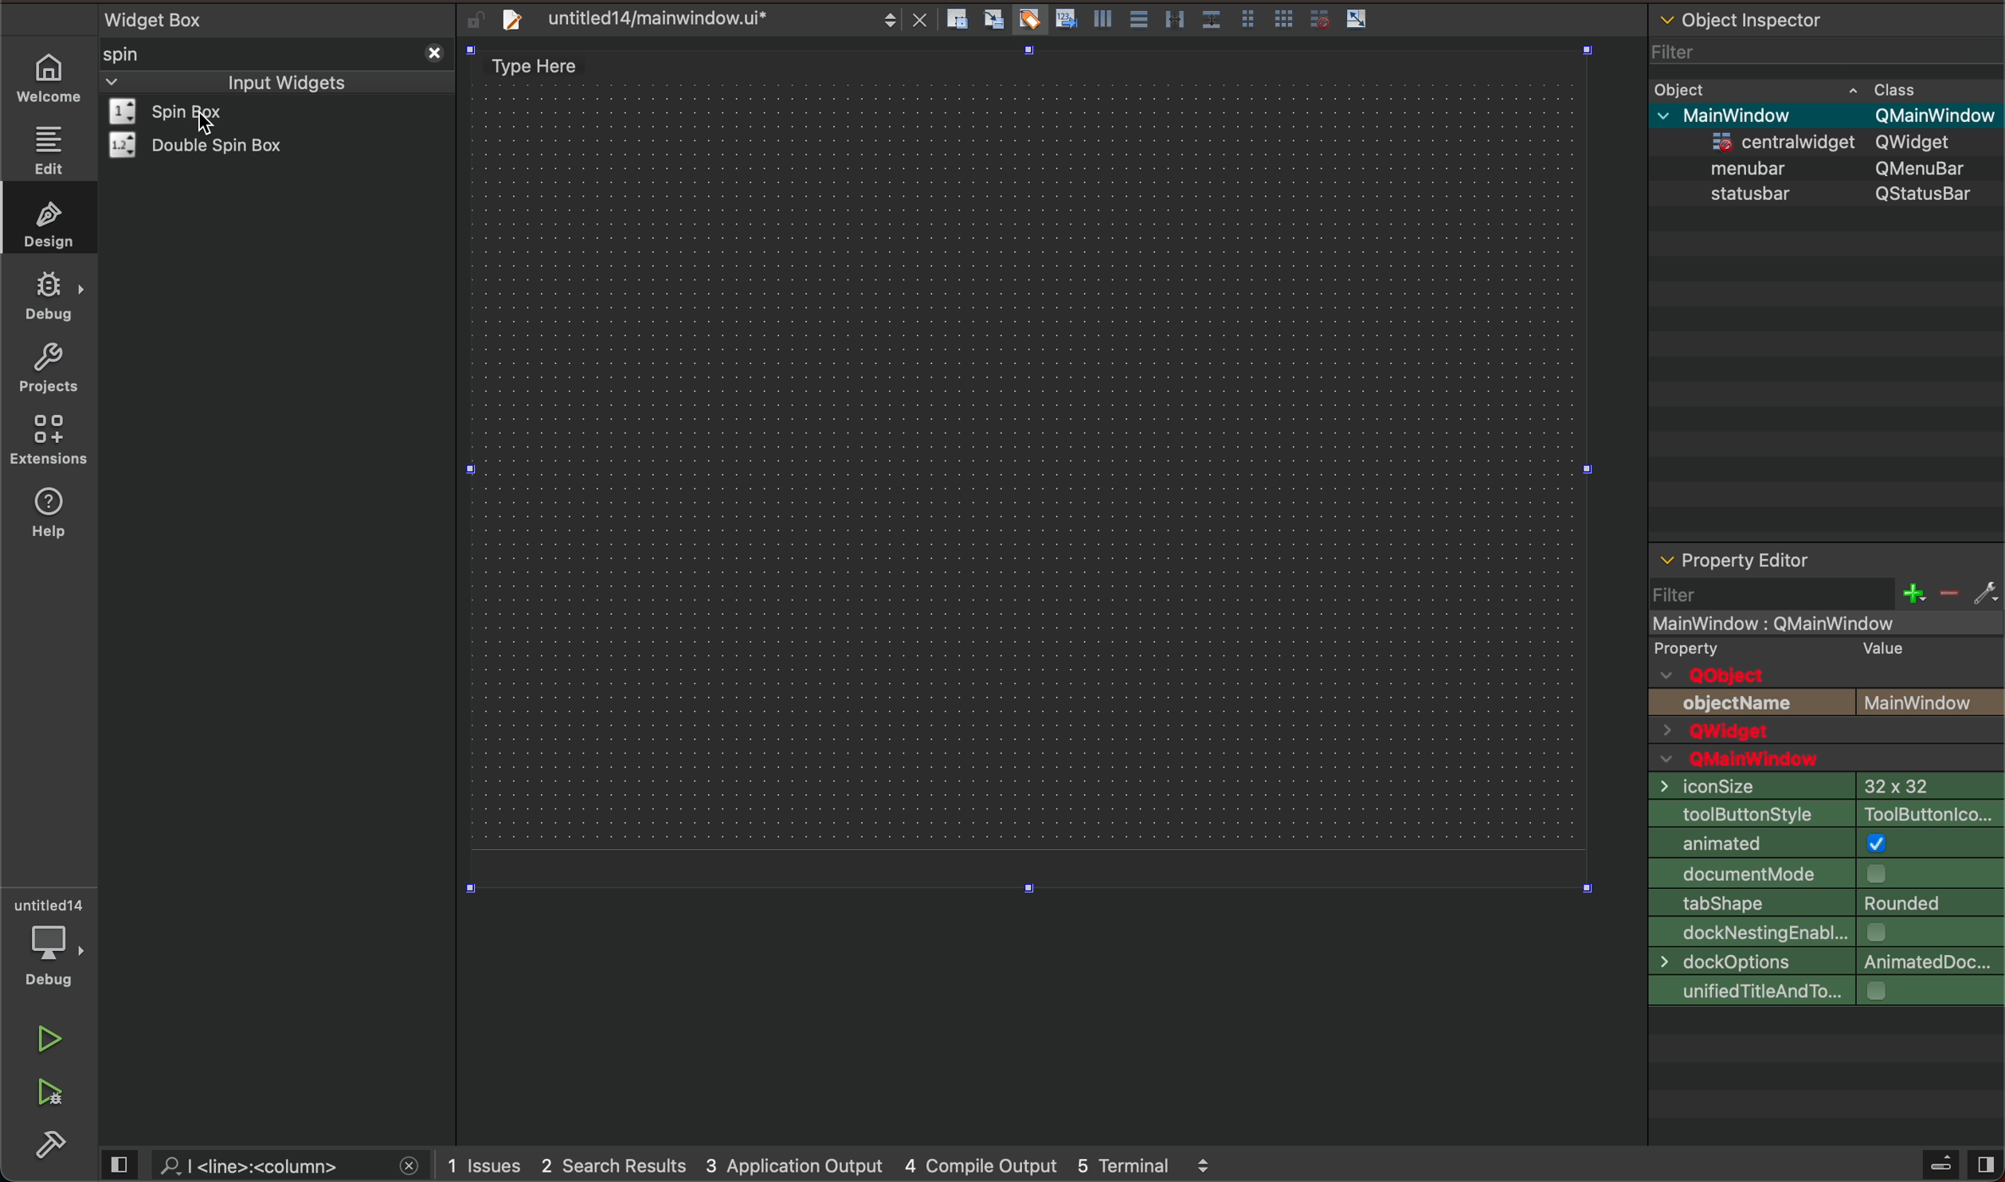 The height and width of the screenshot is (1182, 2005). Describe the element at coordinates (52, 942) in the screenshot. I see `debugger` at that location.